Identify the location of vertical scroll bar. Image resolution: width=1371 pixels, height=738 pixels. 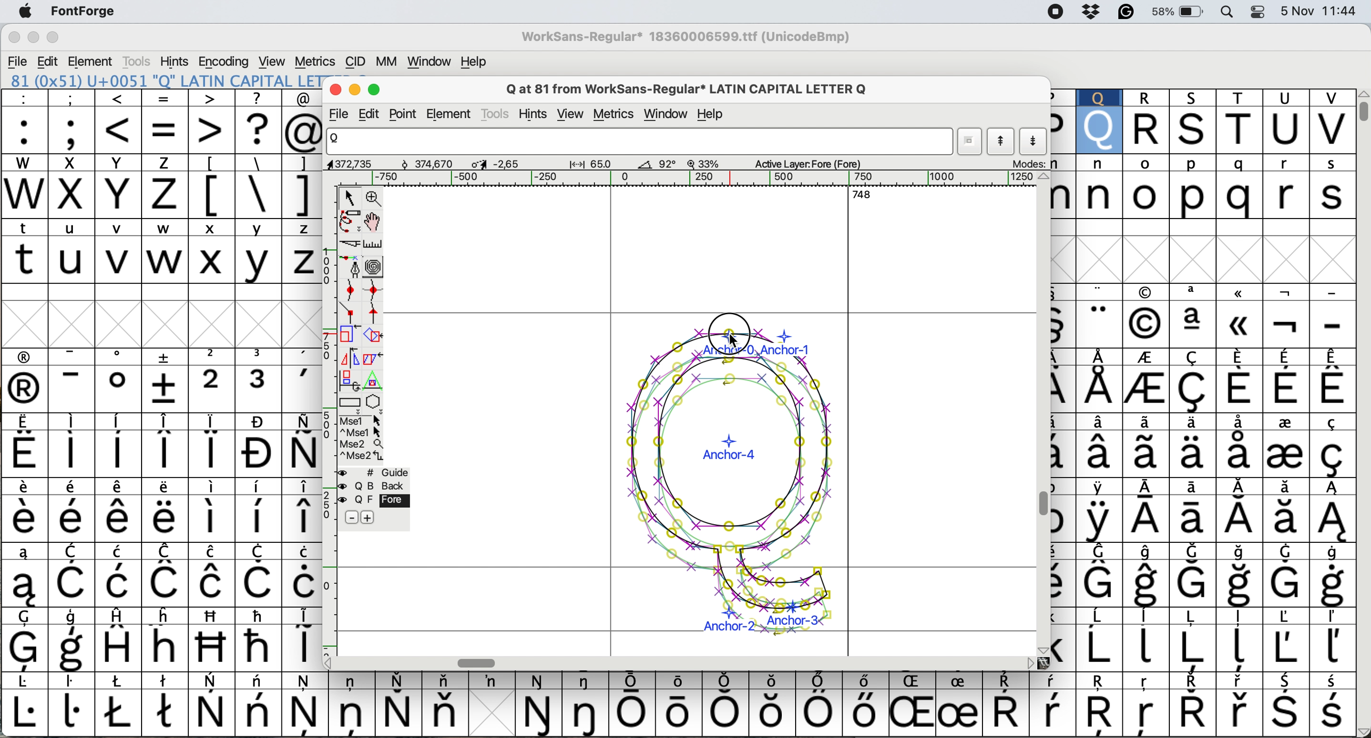
(1042, 505).